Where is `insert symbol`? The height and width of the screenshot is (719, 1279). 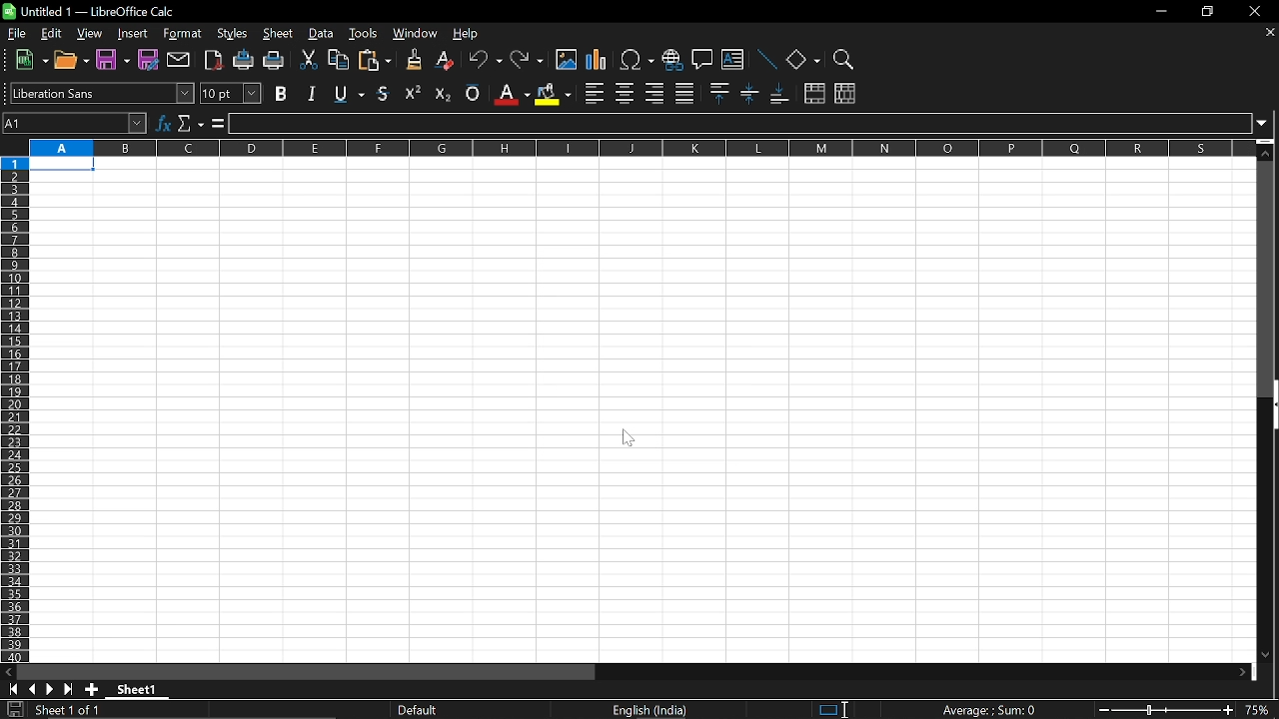 insert symbol is located at coordinates (637, 60).